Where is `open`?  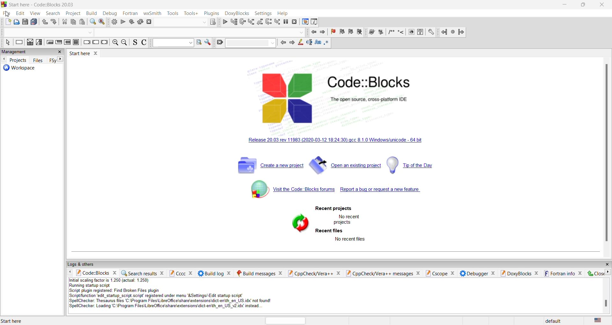
open is located at coordinates (17, 22).